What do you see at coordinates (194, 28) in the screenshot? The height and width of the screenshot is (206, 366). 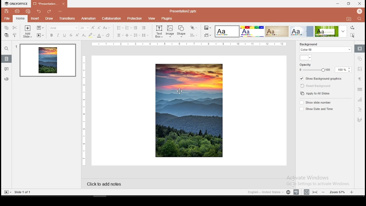 I see `arrange objects` at bounding box center [194, 28].